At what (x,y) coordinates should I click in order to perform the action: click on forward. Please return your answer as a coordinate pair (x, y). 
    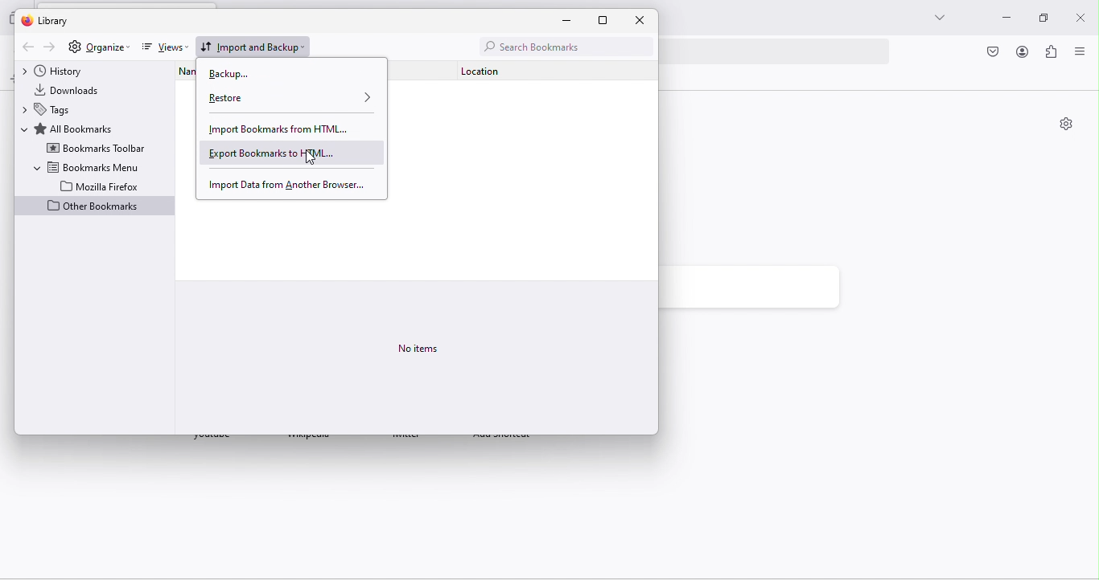
    Looking at the image, I should click on (51, 47).